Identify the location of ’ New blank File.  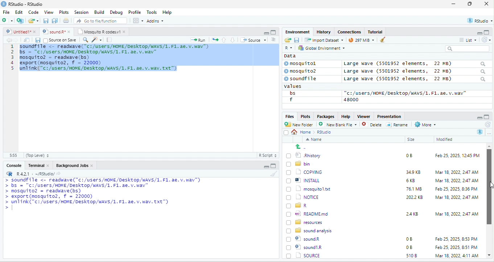
(340, 126).